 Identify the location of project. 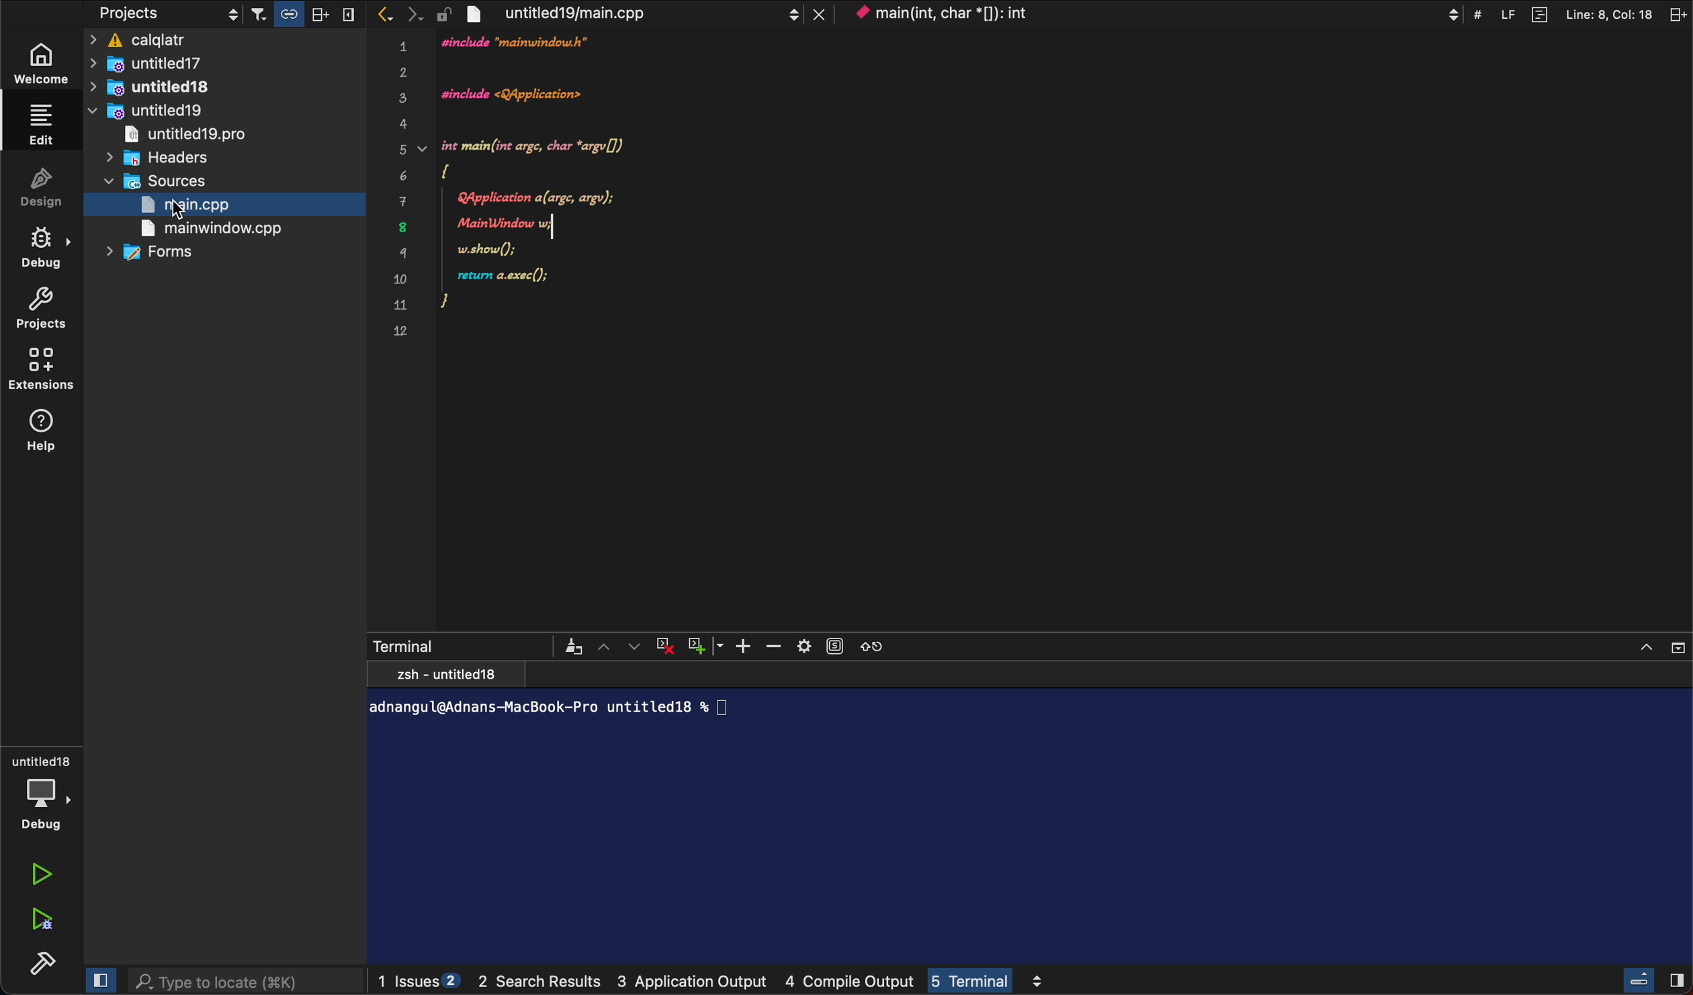
(49, 311).